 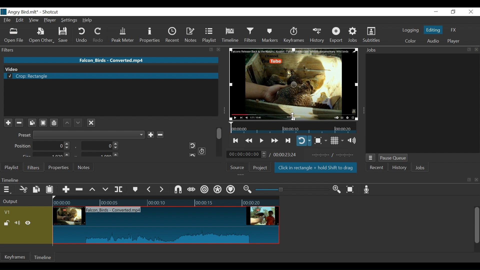 I want to click on Ripple all tracks, so click(x=218, y=190).